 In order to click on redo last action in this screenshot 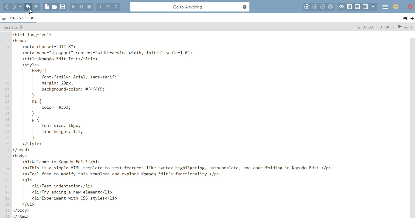, I will do `click(36, 7)`.